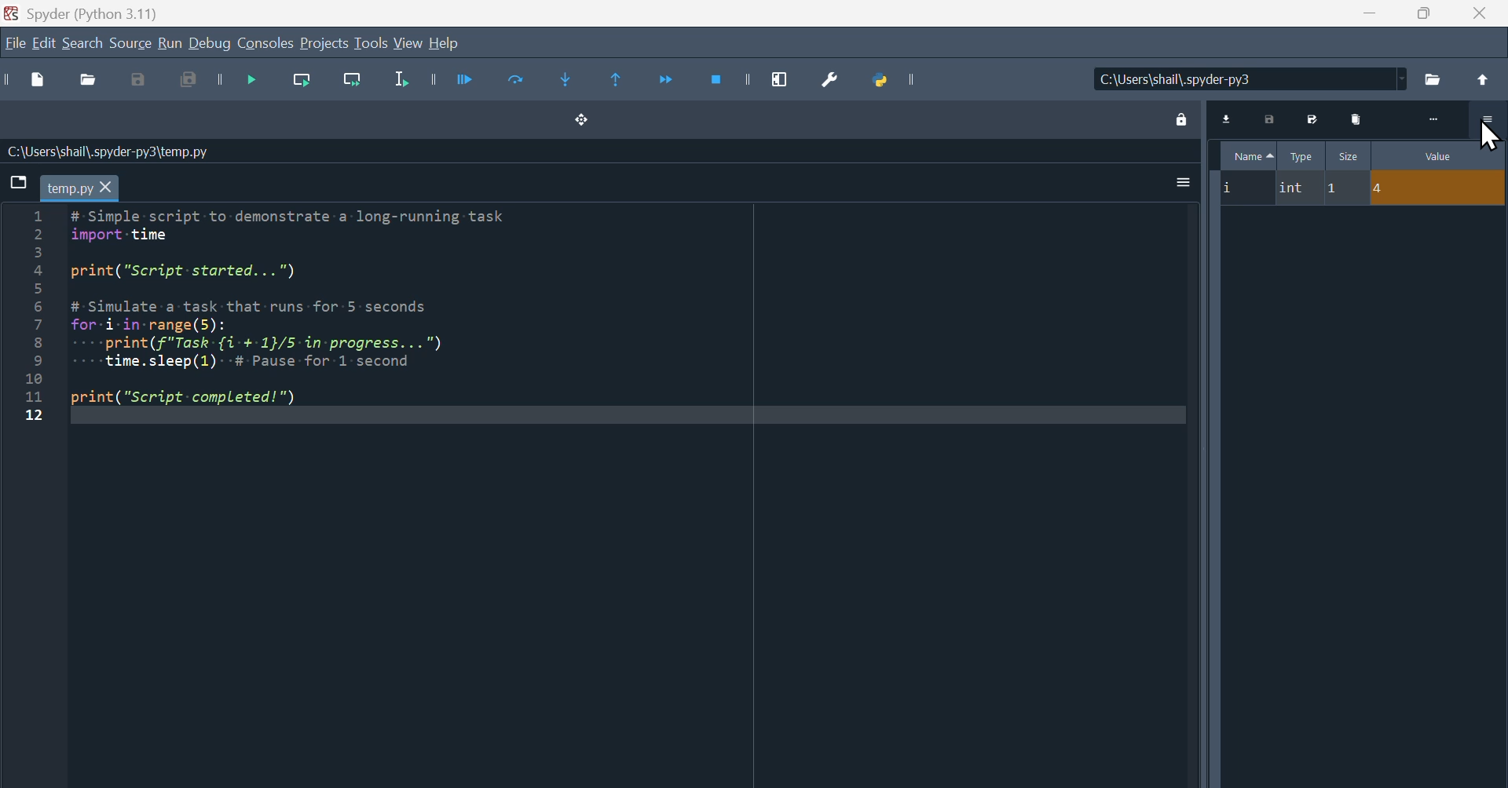 This screenshot has width=1508, height=788. Describe the element at coordinates (1269, 118) in the screenshot. I see `Save data` at that location.